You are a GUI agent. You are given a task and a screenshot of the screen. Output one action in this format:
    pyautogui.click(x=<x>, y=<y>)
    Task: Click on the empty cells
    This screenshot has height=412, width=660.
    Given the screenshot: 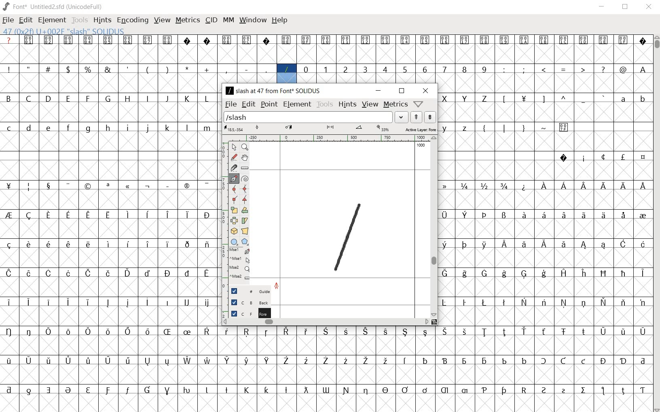 What is the action you would take?
    pyautogui.click(x=110, y=287)
    